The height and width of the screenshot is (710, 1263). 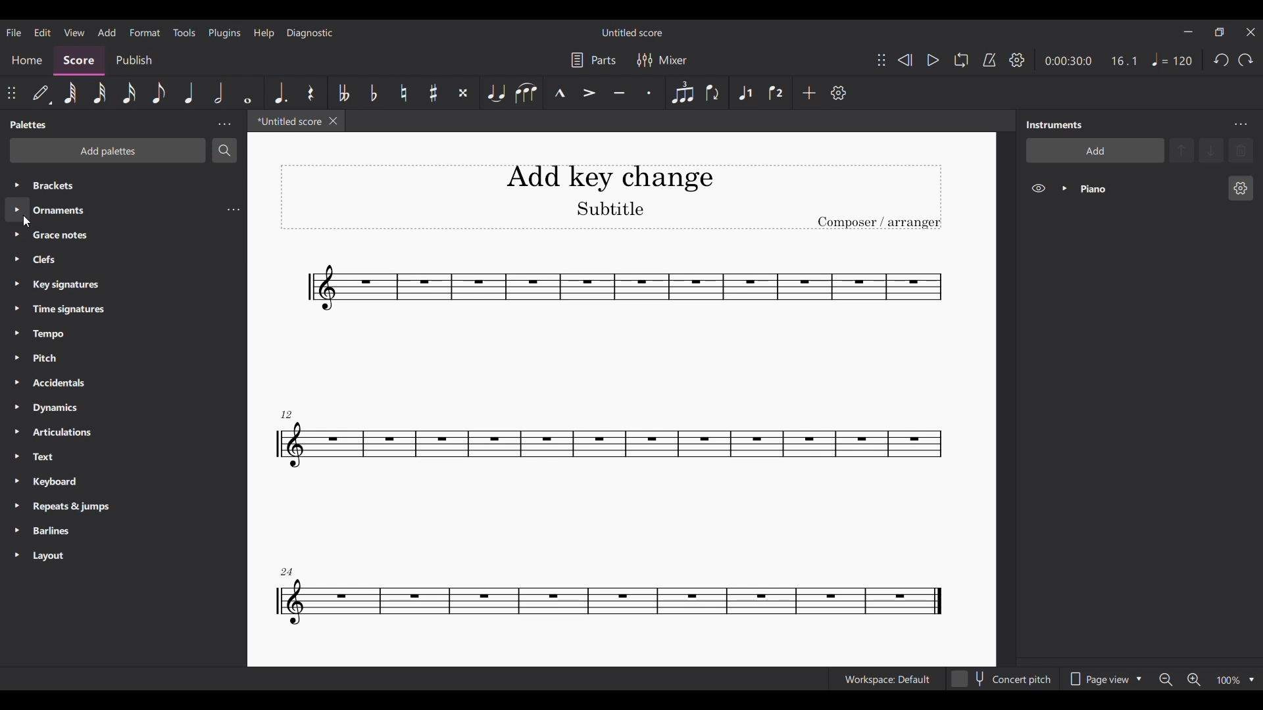 What do you see at coordinates (248, 92) in the screenshot?
I see `Whole note` at bounding box center [248, 92].